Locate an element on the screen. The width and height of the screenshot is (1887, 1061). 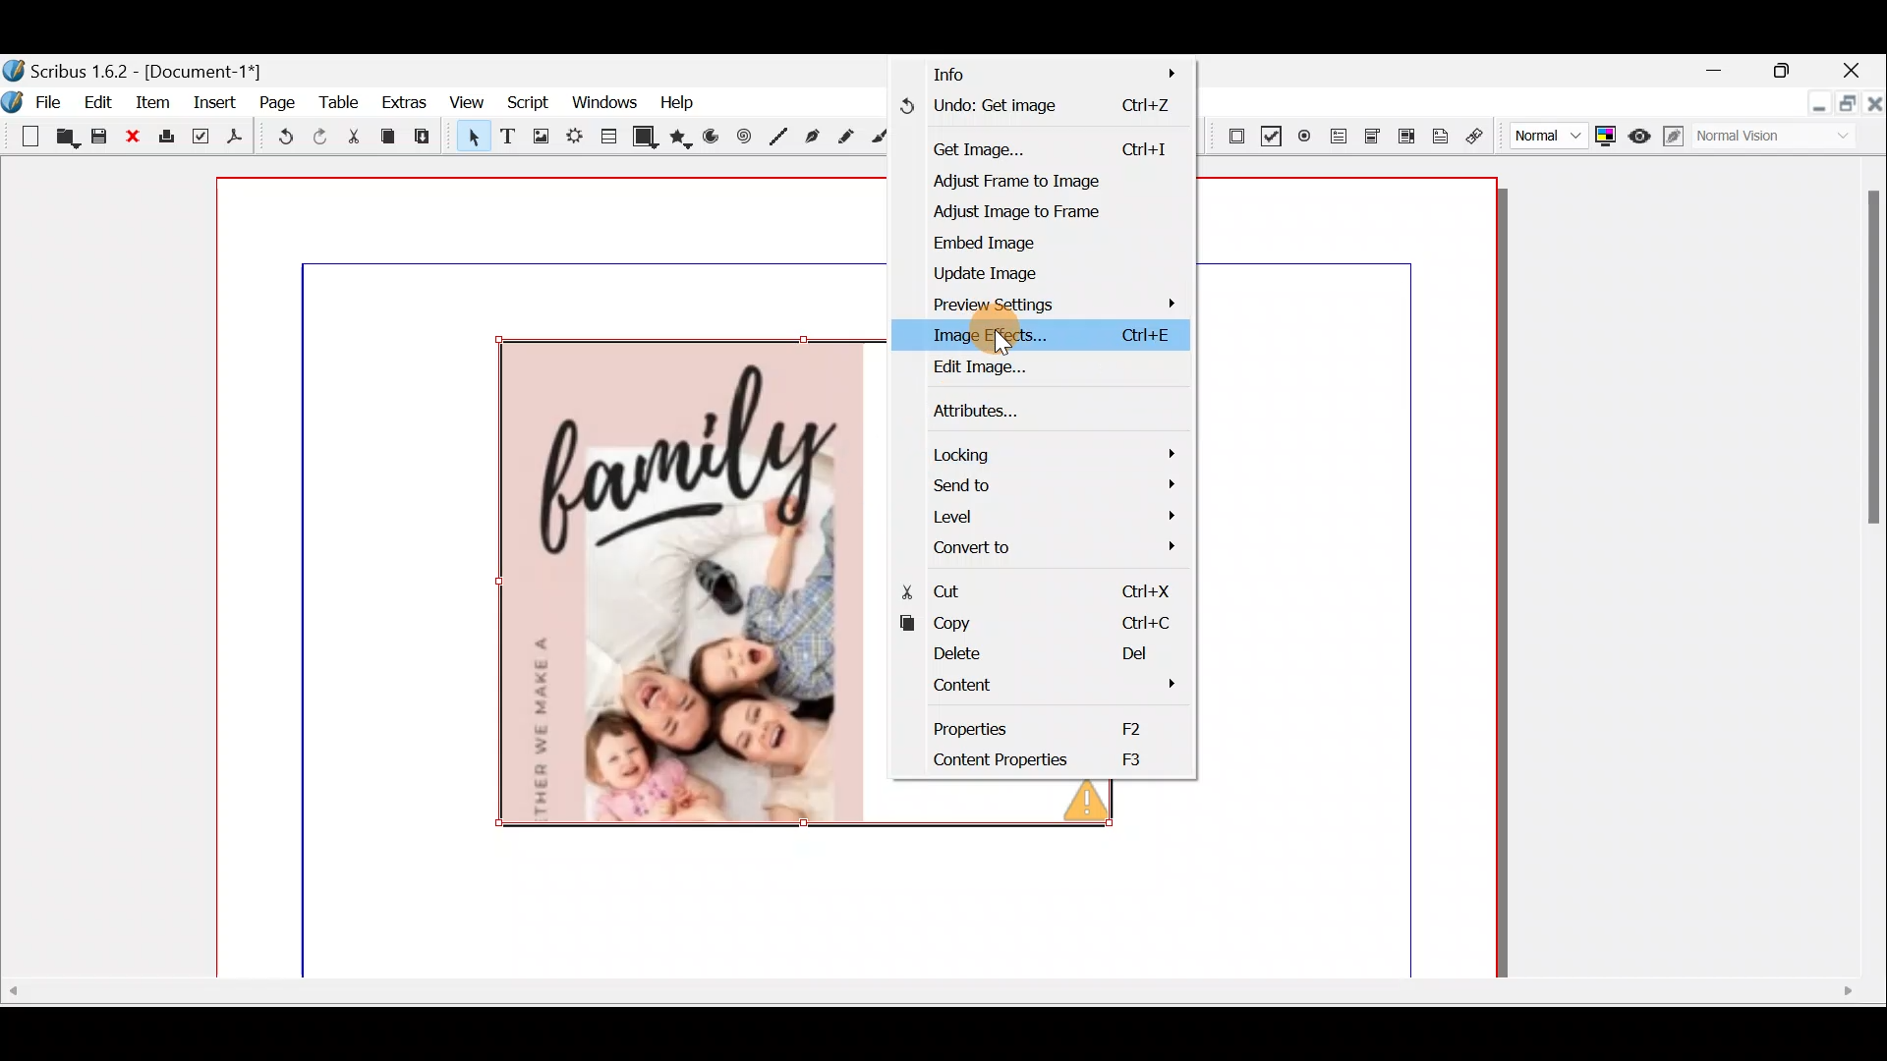
Paste is located at coordinates (427, 139).